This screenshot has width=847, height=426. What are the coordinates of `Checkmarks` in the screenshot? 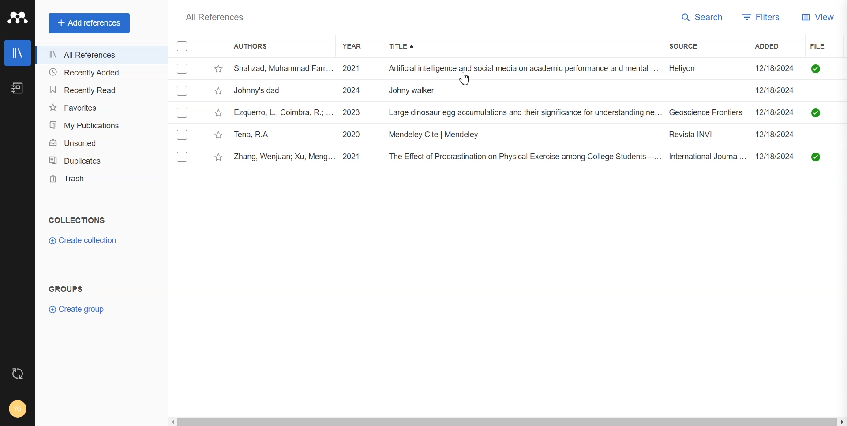 It's located at (184, 69).